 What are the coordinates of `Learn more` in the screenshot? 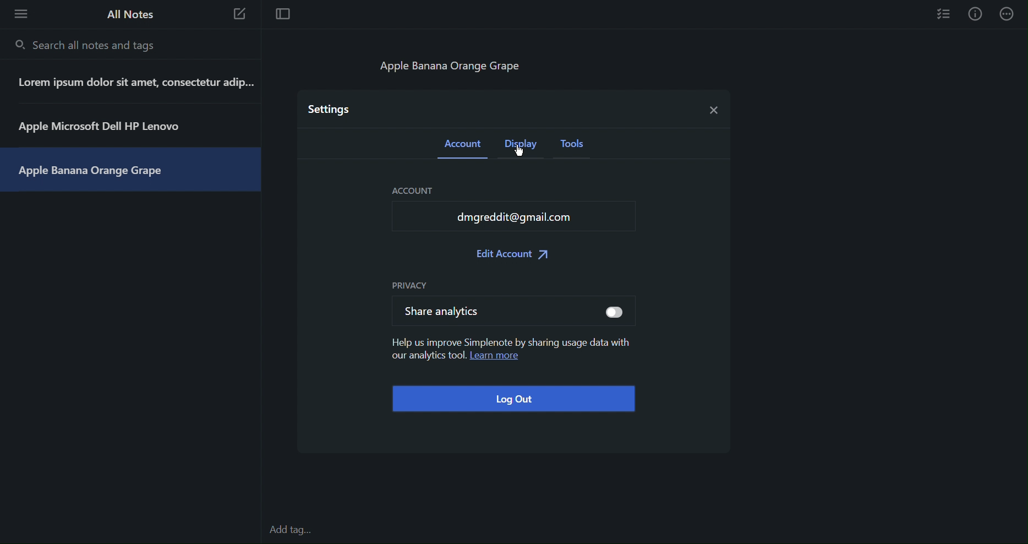 It's located at (500, 358).